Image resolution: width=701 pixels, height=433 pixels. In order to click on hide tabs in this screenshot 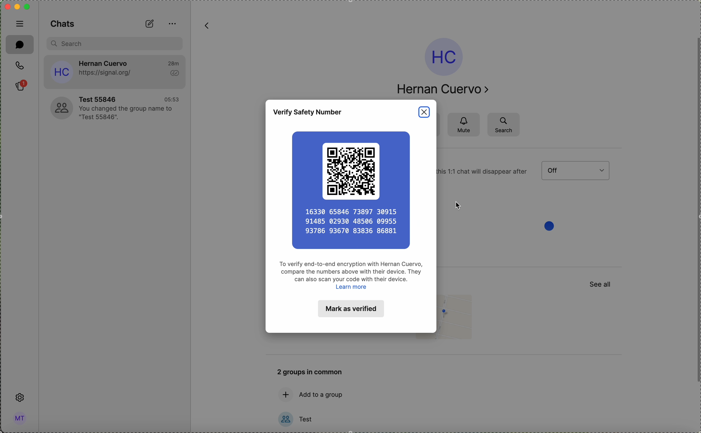, I will do `click(19, 24)`.